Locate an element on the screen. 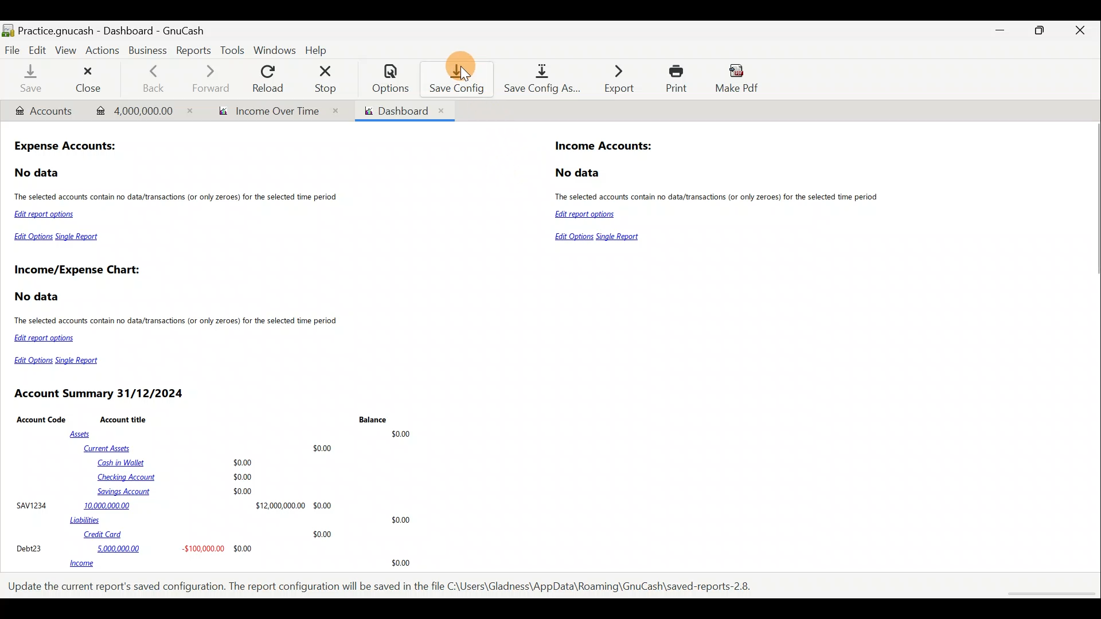  Close is located at coordinates (89, 79).